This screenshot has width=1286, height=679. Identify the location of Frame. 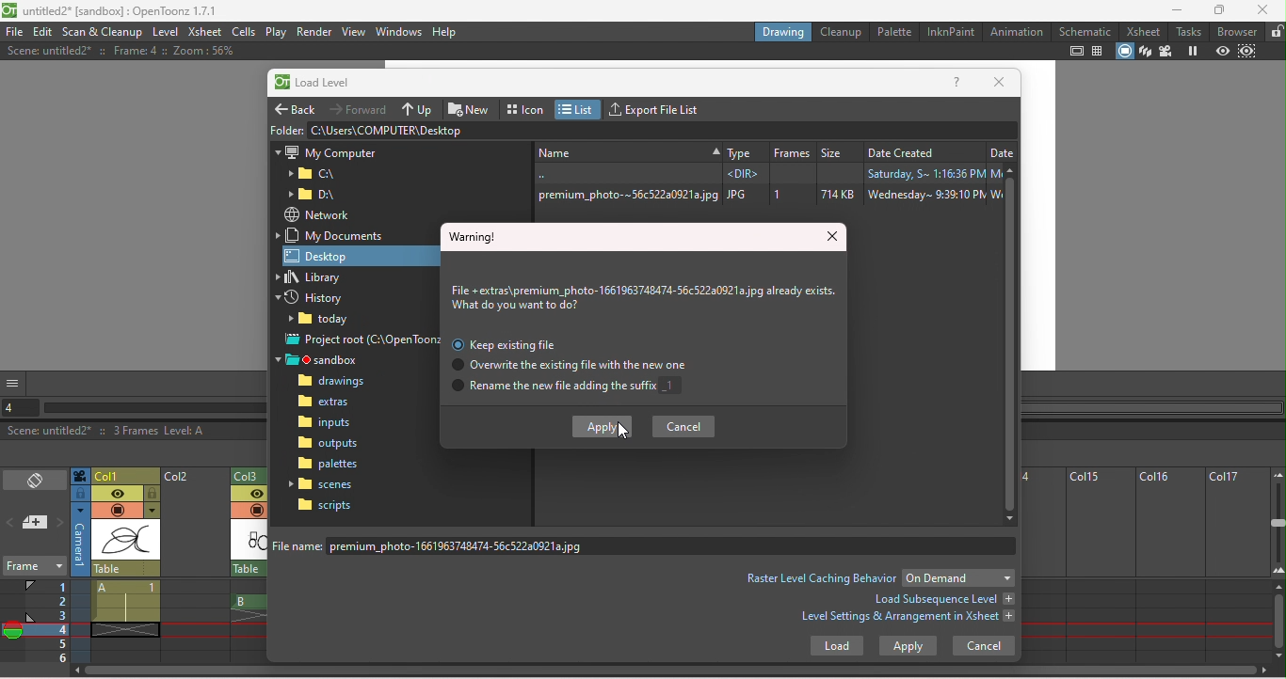
(33, 568).